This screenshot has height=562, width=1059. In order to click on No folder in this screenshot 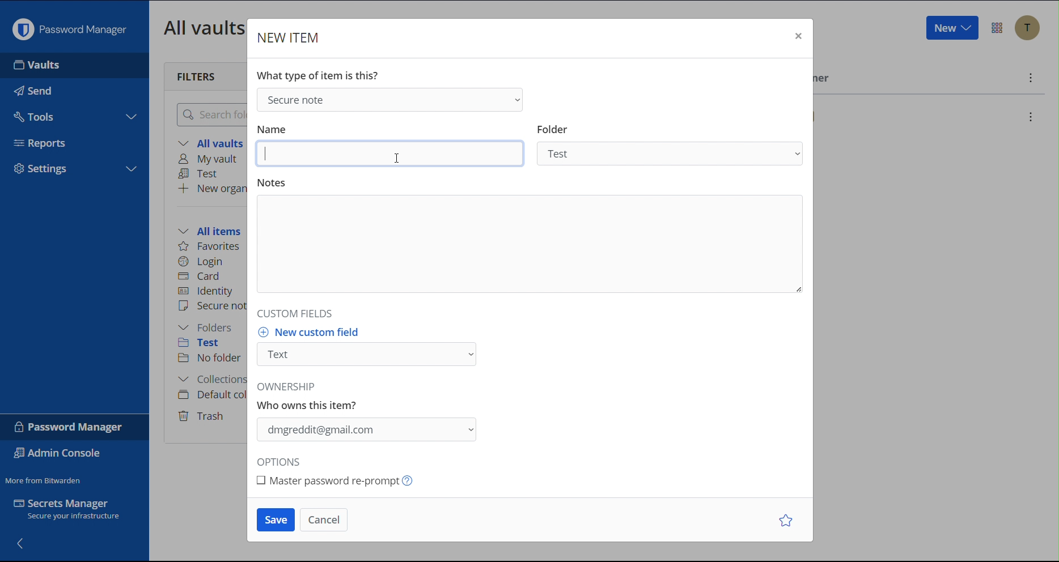, I will do `click(211, 359)`.